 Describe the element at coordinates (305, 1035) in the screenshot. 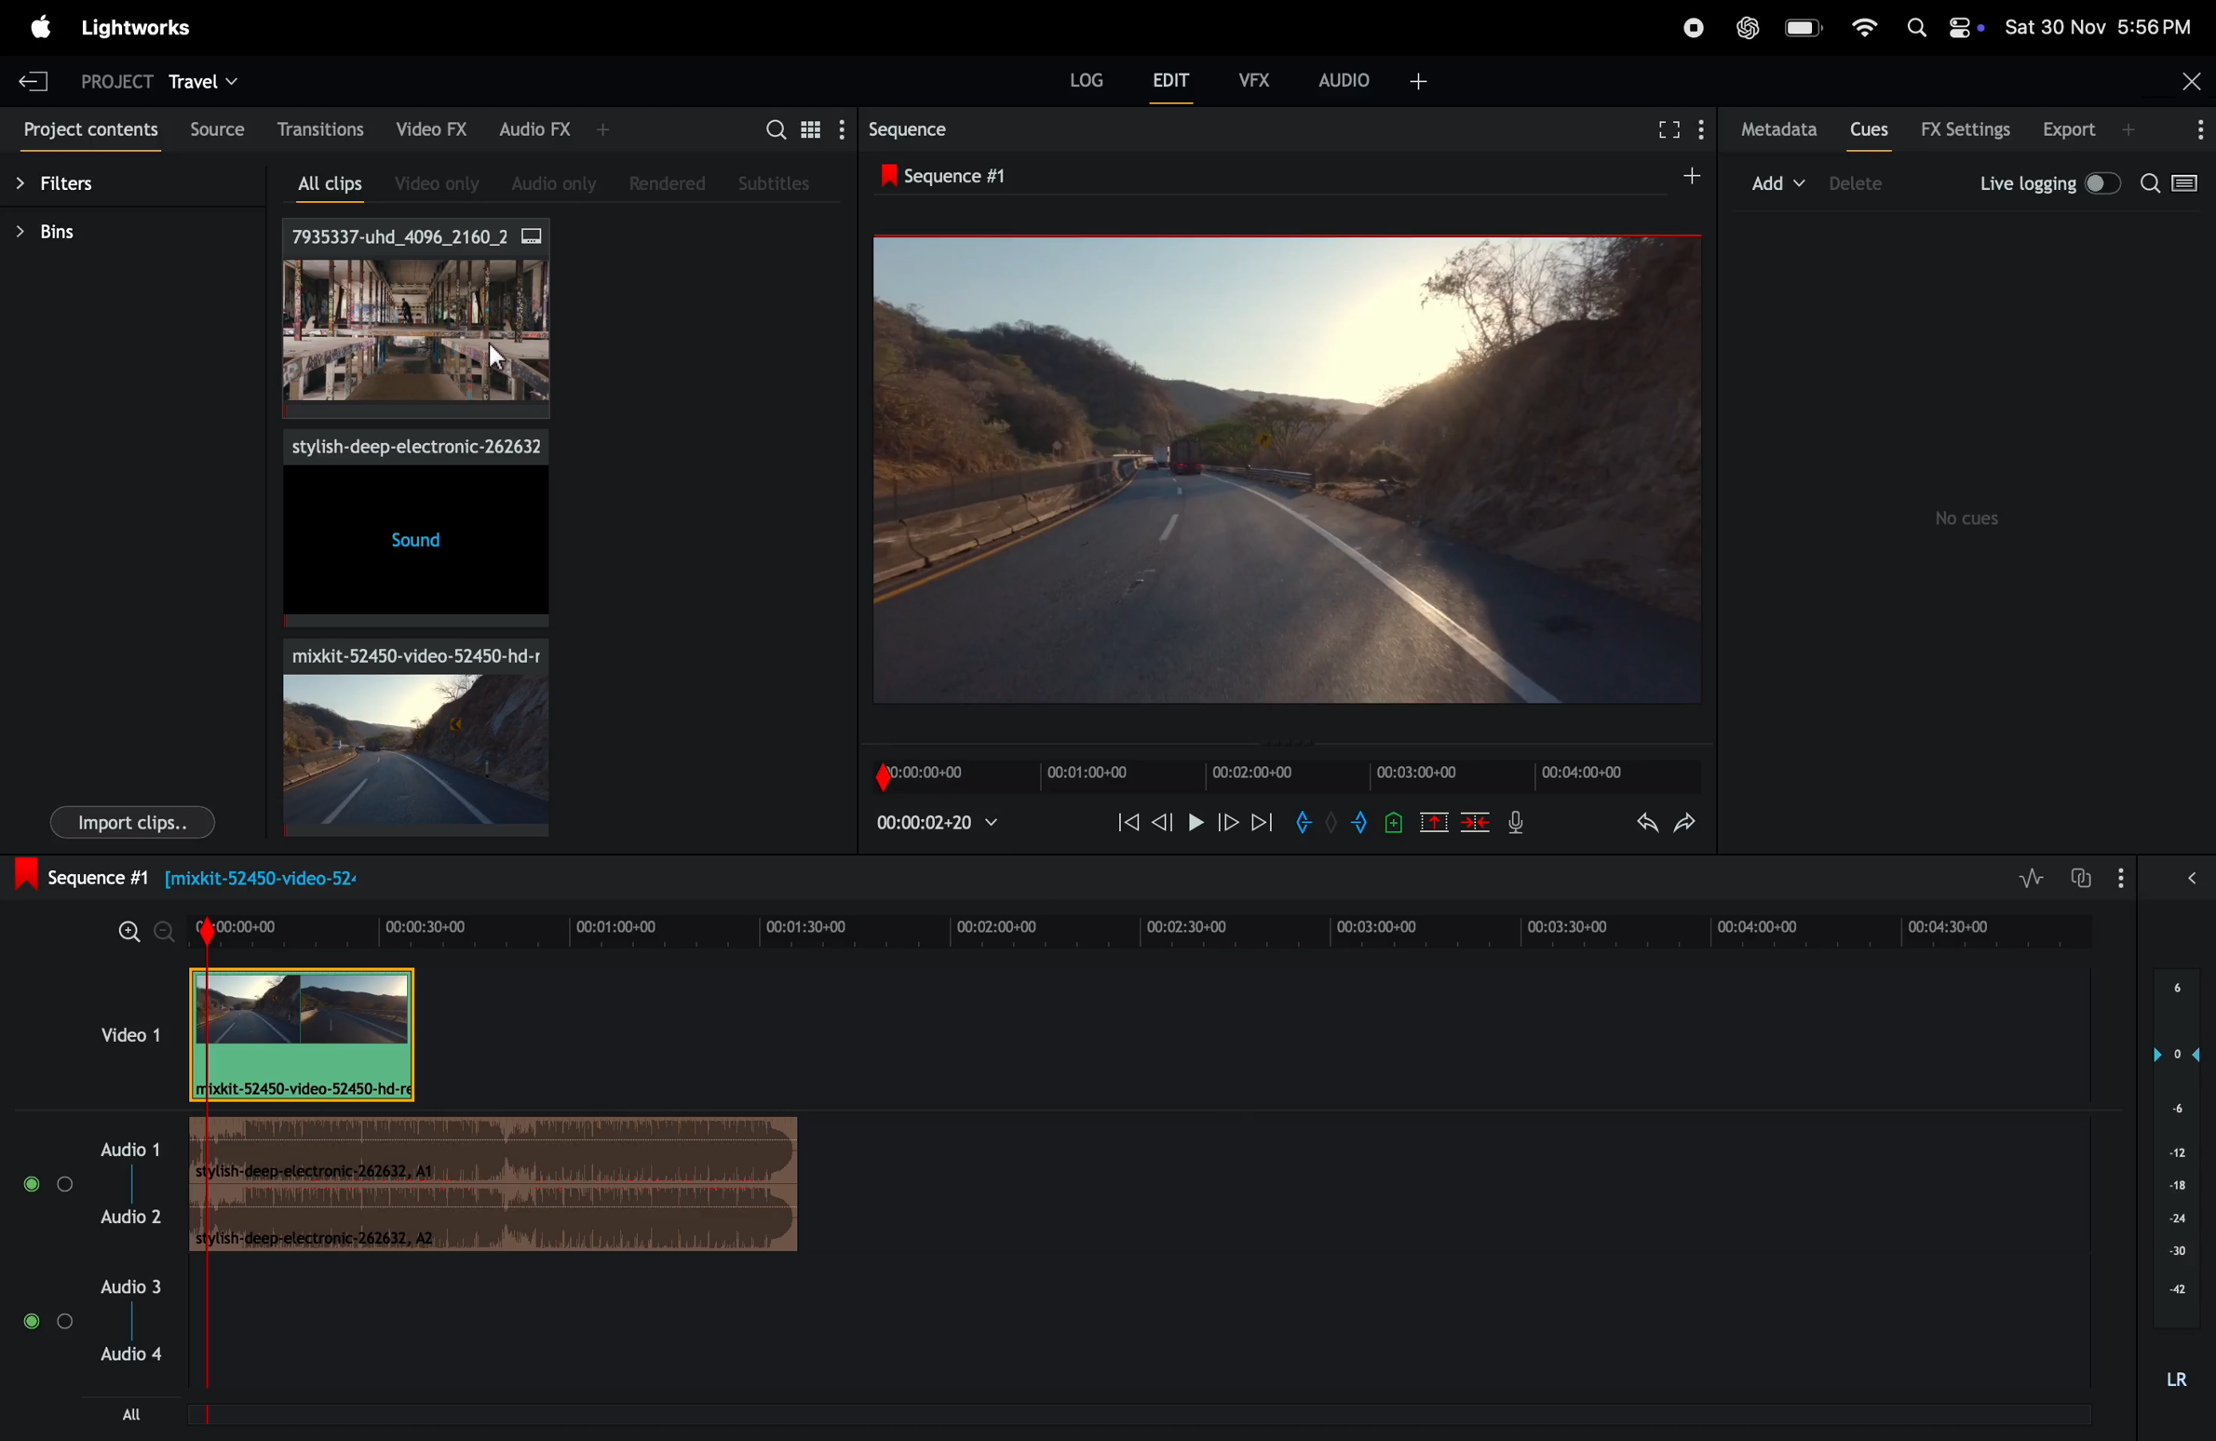

I see `video clip` at that location.